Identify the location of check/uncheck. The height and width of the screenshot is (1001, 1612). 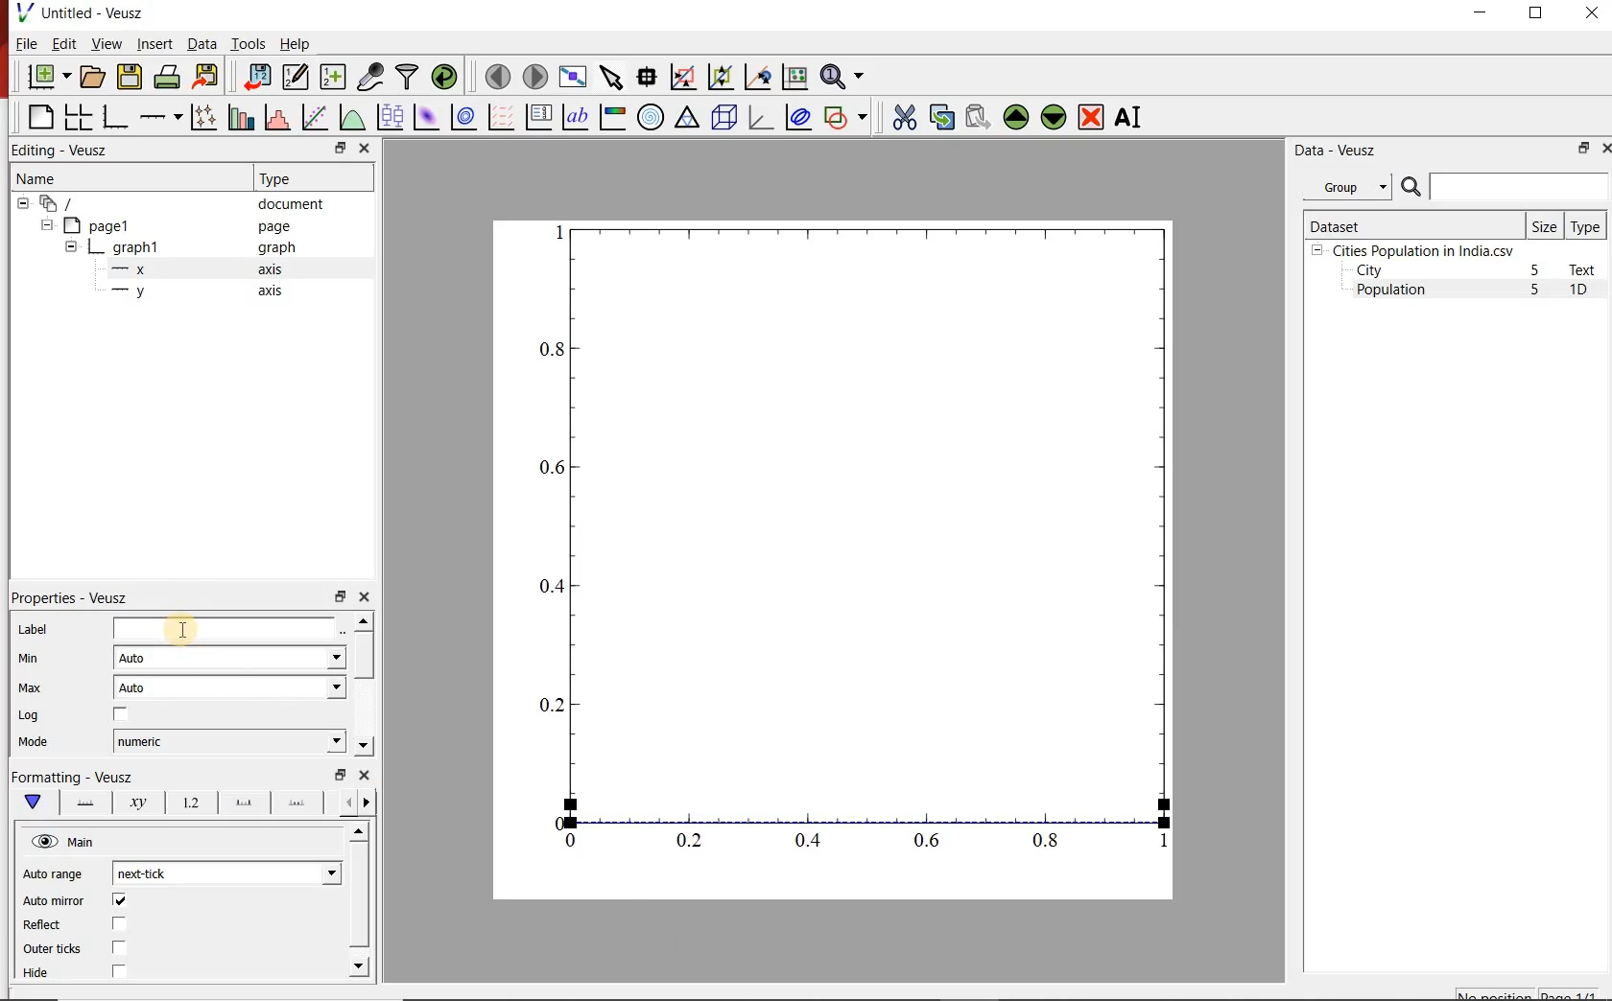
(118, 974).